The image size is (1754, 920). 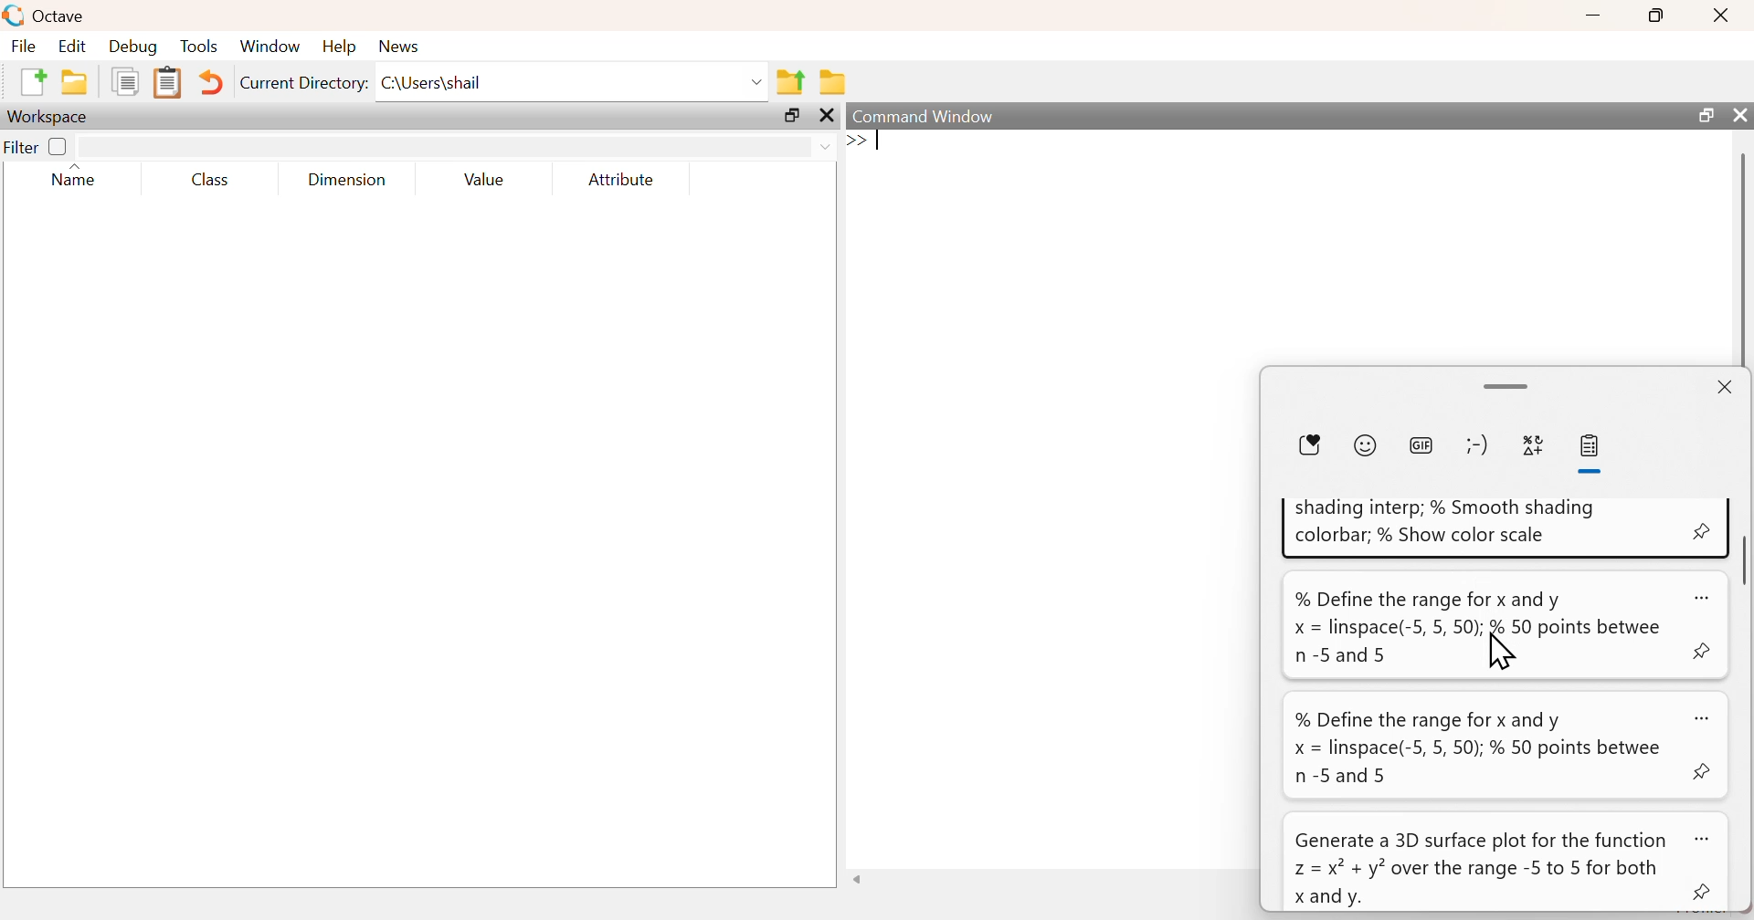 What do you see at coordinates (1706, 717) in the screenshot?
I see `more options` at bounding box center [1706, 717].